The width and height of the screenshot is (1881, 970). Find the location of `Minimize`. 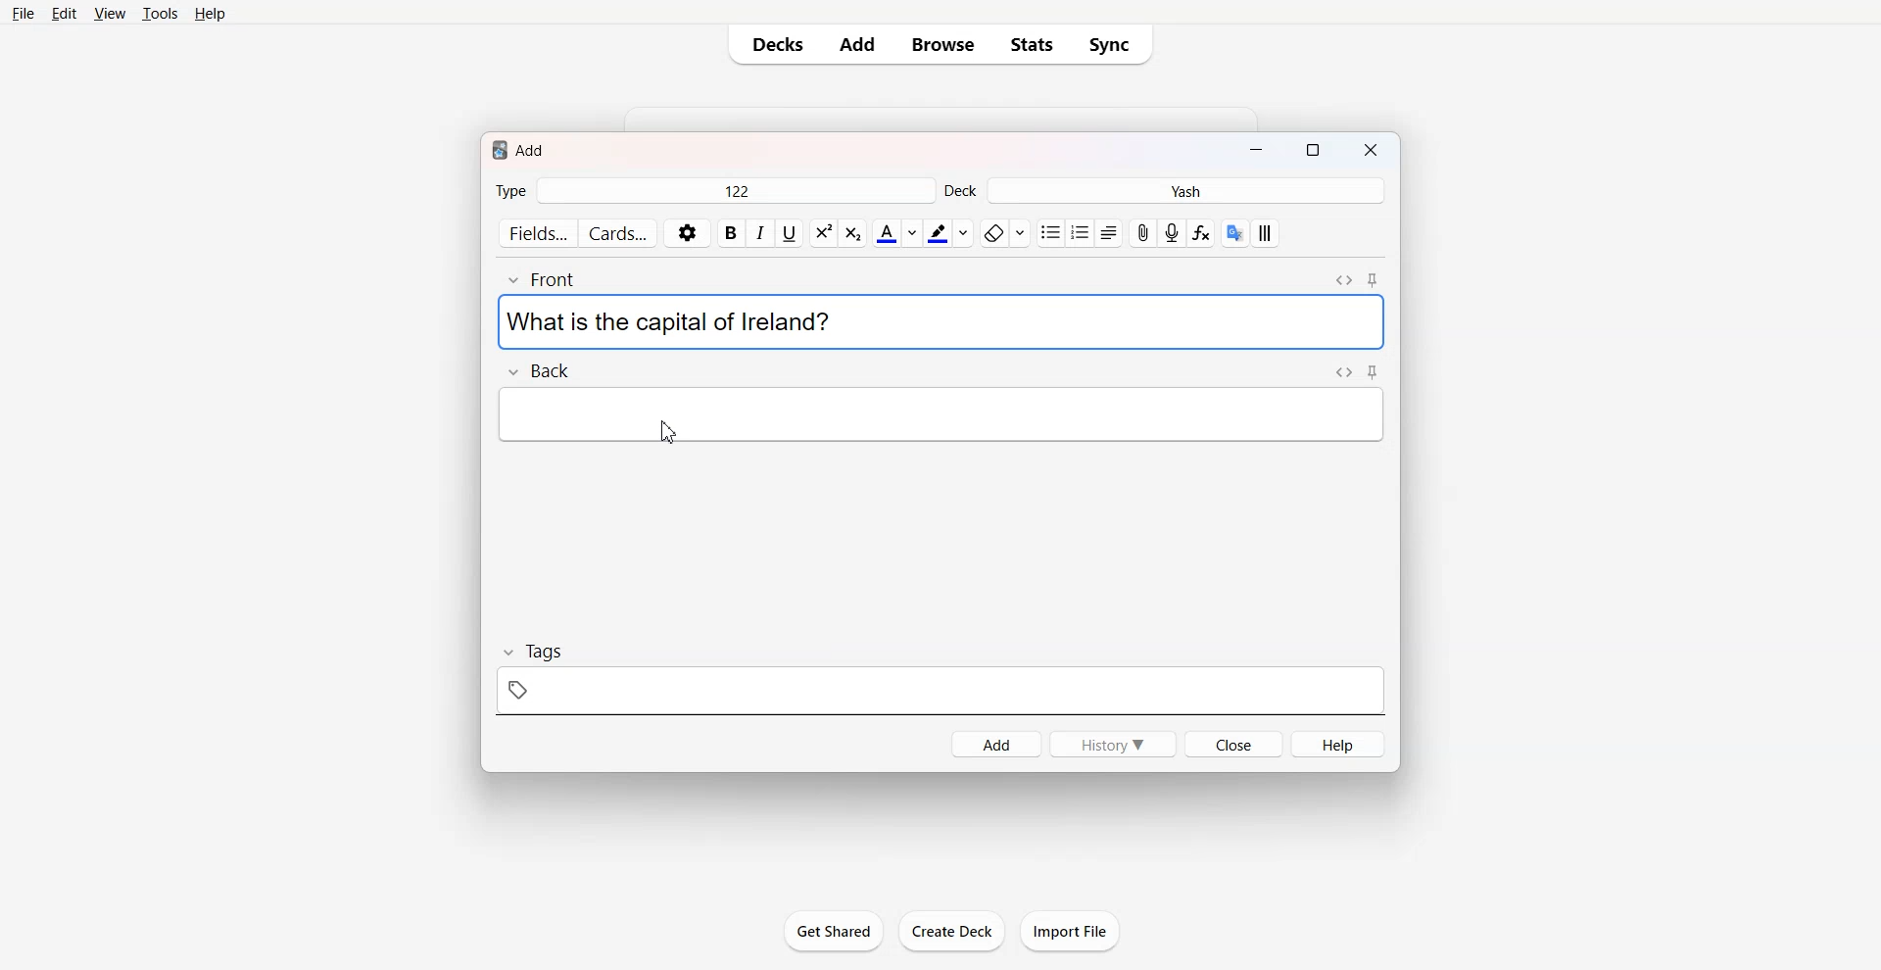

Minimize is located at coordinates (1255, 152).